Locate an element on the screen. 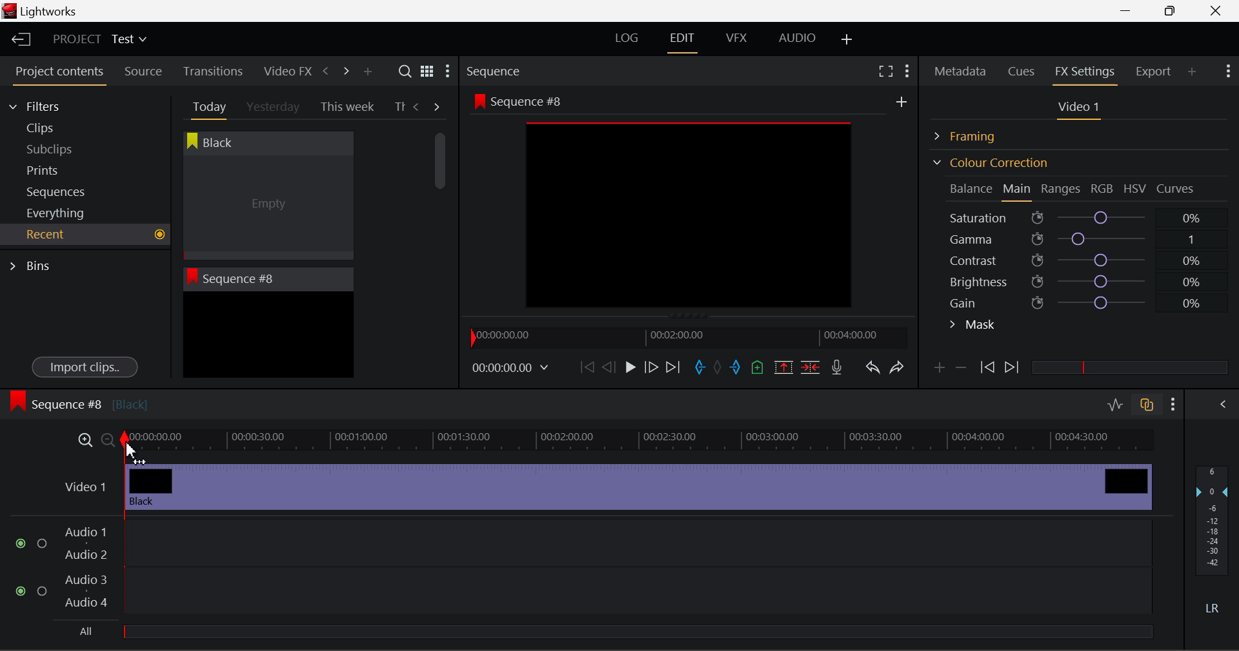 Image resolution: width=1239 pixels, height=651 pixels. Saturation is located at coordinates (1077, 215).